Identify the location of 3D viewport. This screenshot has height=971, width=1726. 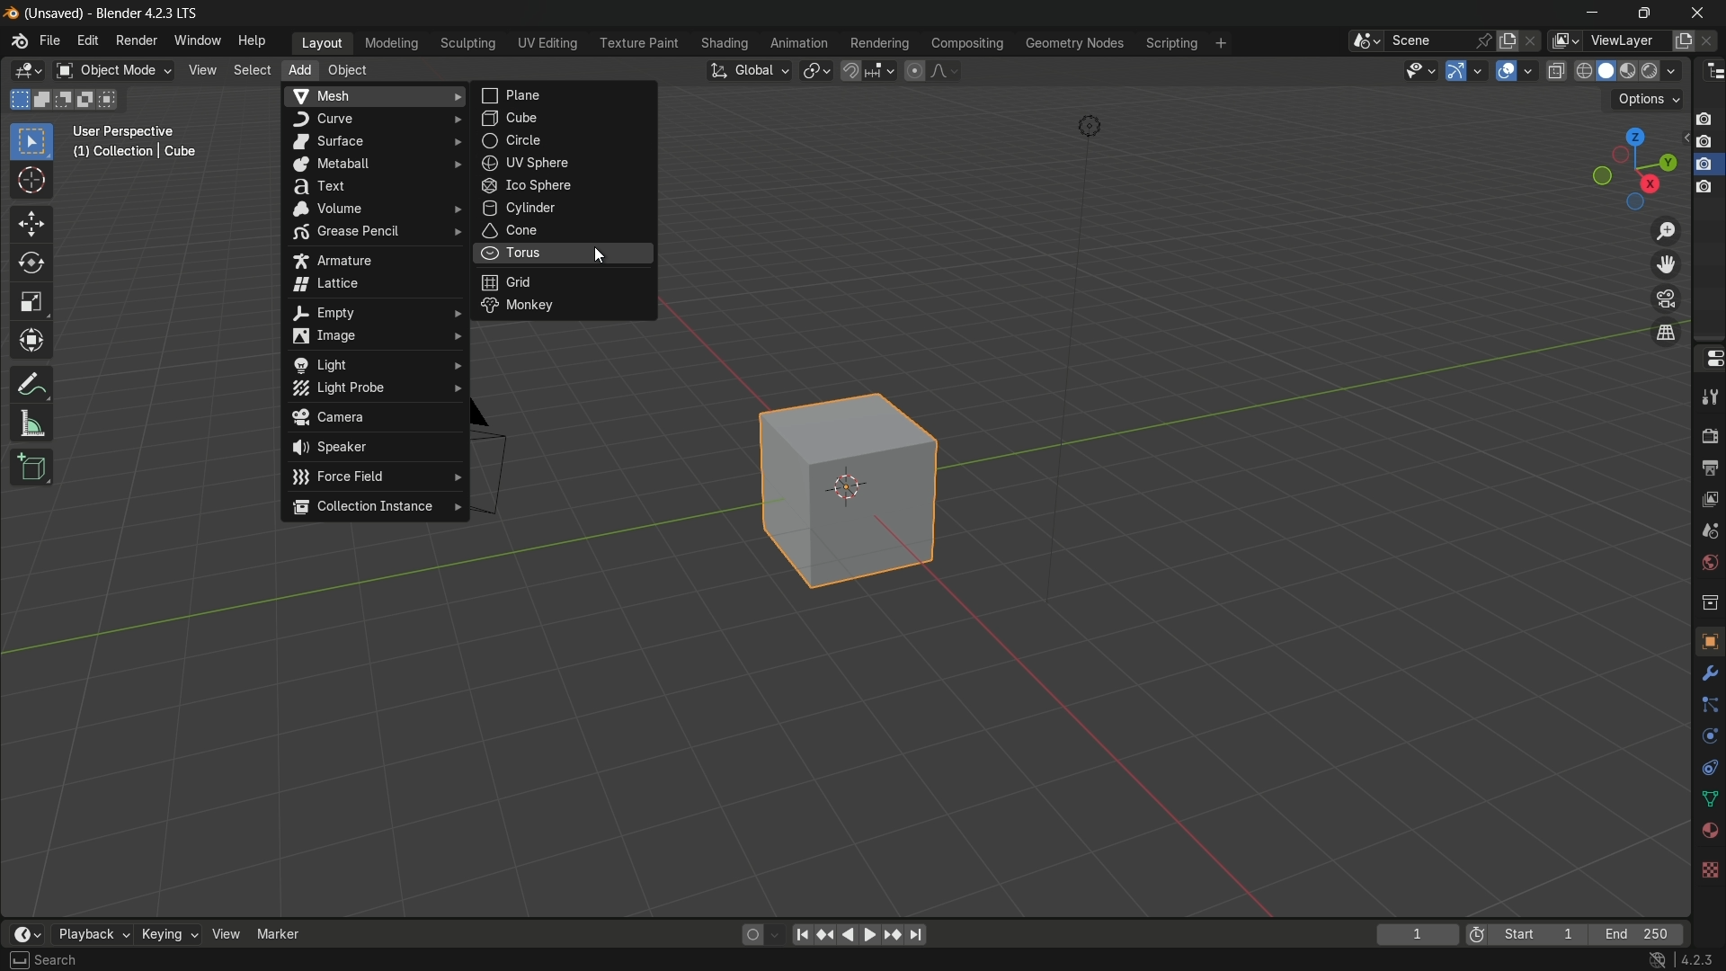
(27, 71).